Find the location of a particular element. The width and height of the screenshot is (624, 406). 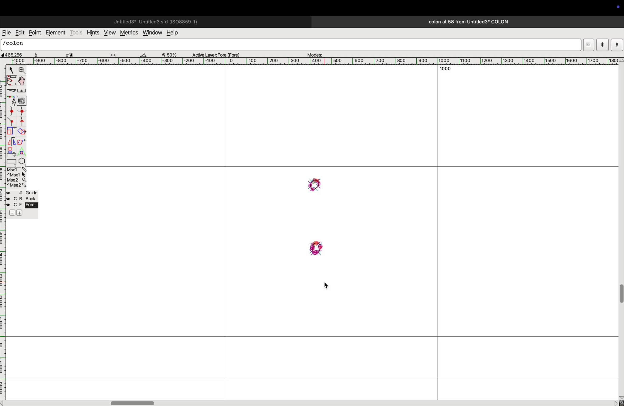

active layer is located at coordinates (218, 54).